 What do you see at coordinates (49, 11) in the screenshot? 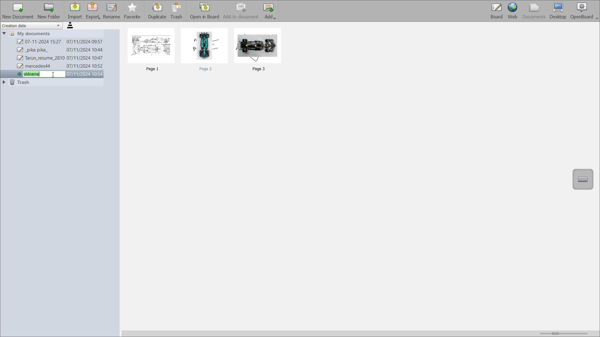
I see `new folder` at bounding box center [49, 11].